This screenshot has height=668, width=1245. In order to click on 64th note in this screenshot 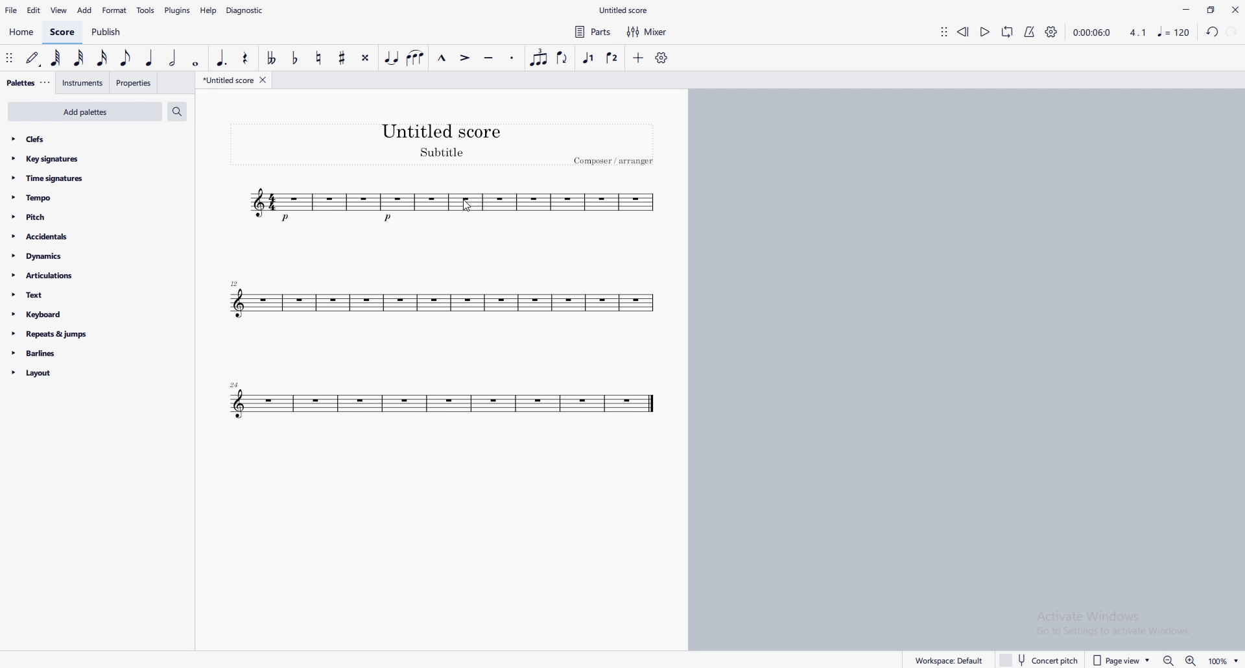, I will do `click(56, 58)`.